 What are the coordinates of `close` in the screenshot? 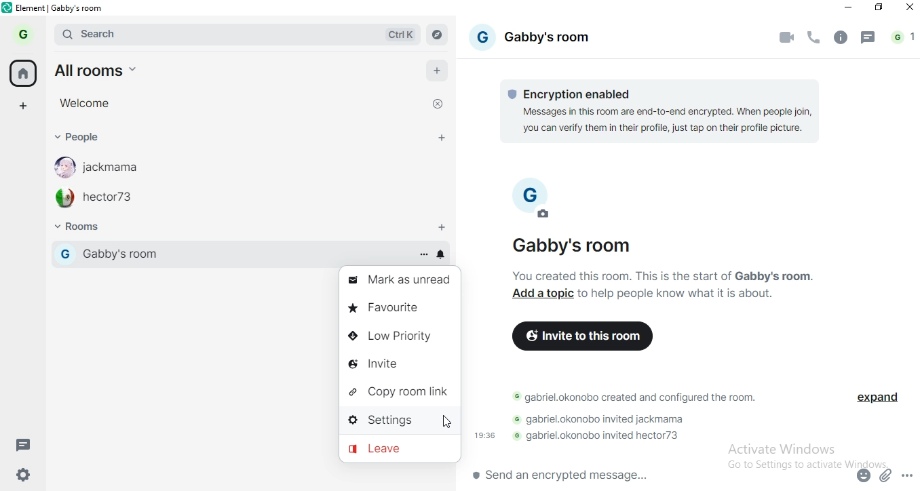 It's located at (907, 10).